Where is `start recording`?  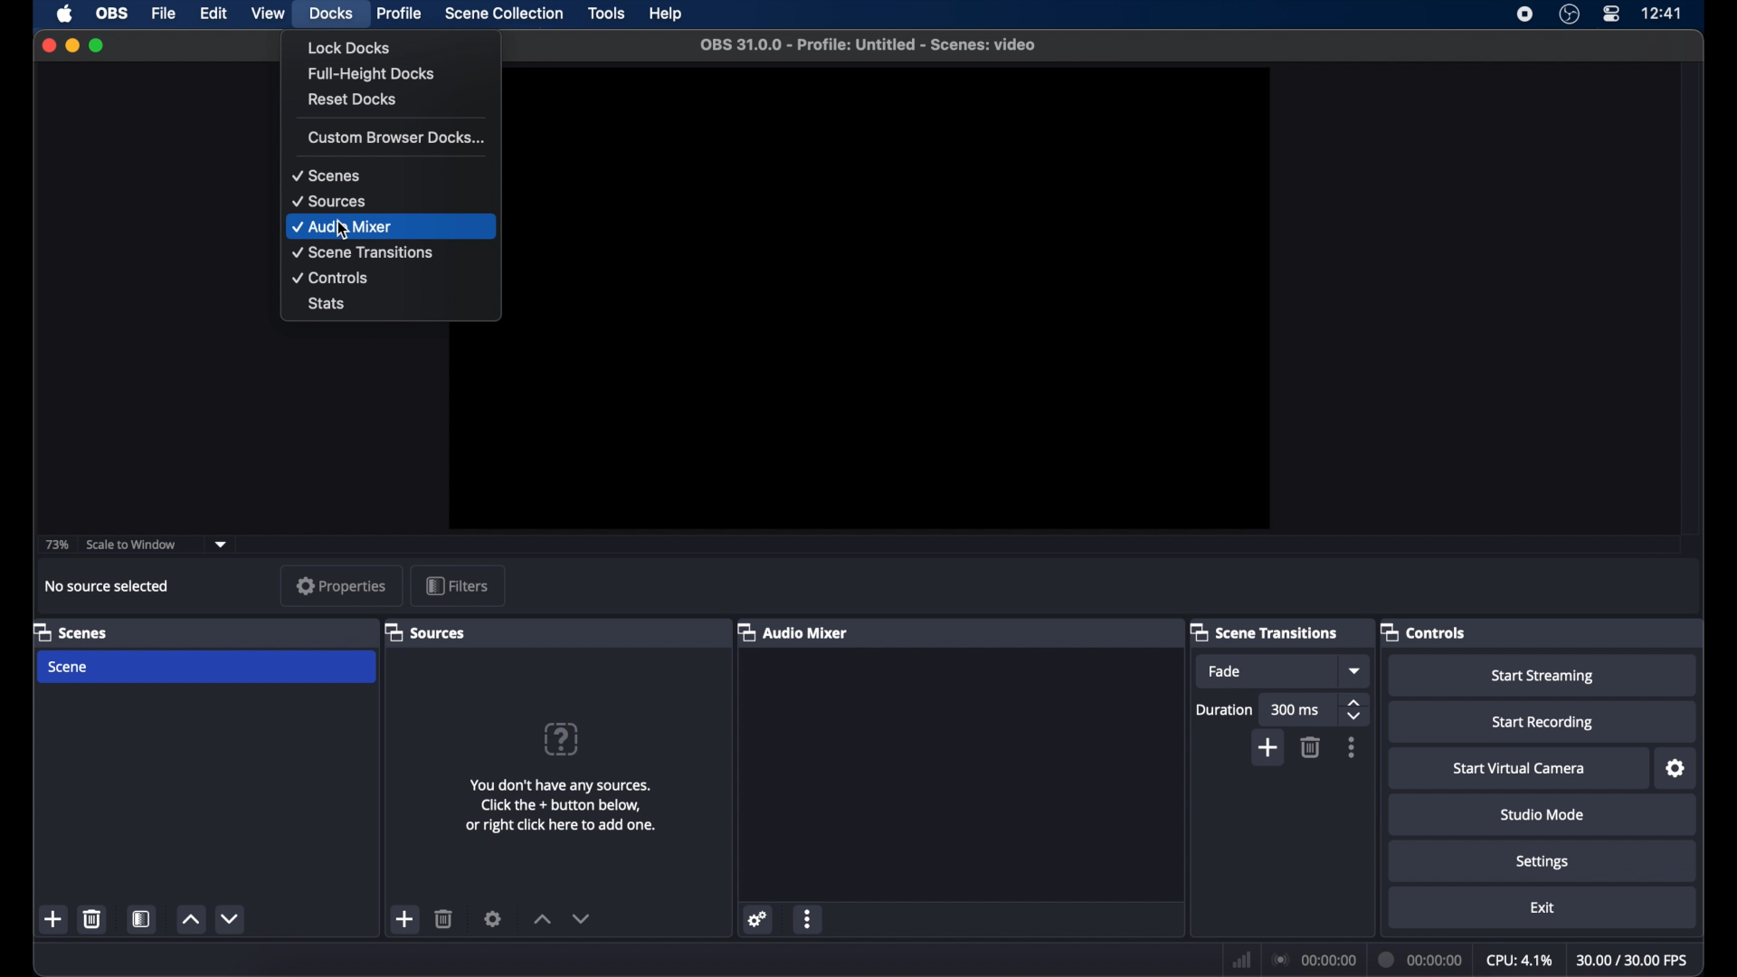
start recording is located at coordinates (1543, 723).